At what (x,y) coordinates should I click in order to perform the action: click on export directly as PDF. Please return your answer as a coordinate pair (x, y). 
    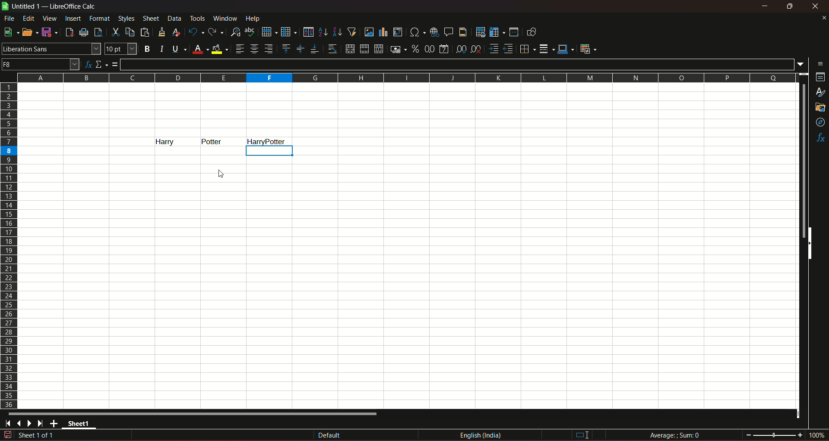
    Looking at the image, I should click on (69, 31).